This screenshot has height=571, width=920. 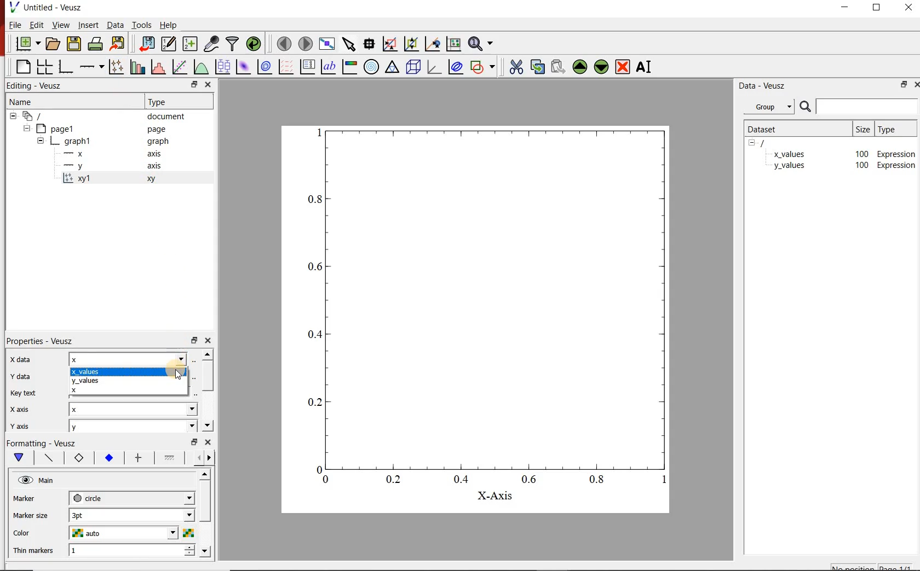 What do you see at coordinates (13, 116) in the screenshot?
I see `hide` at bounding box center [13, 116].